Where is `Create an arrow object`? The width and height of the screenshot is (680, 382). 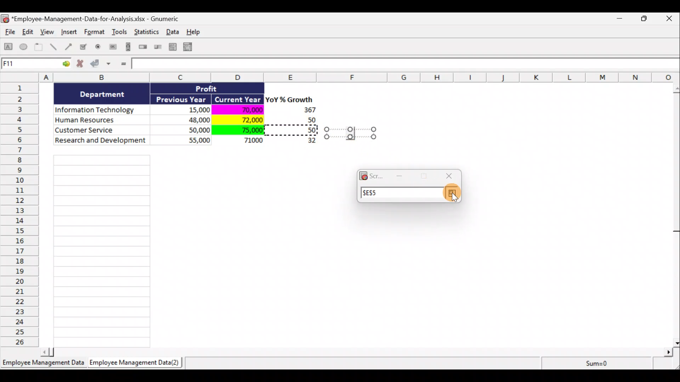 Create an arrow object is located at coordinates (68, 46).